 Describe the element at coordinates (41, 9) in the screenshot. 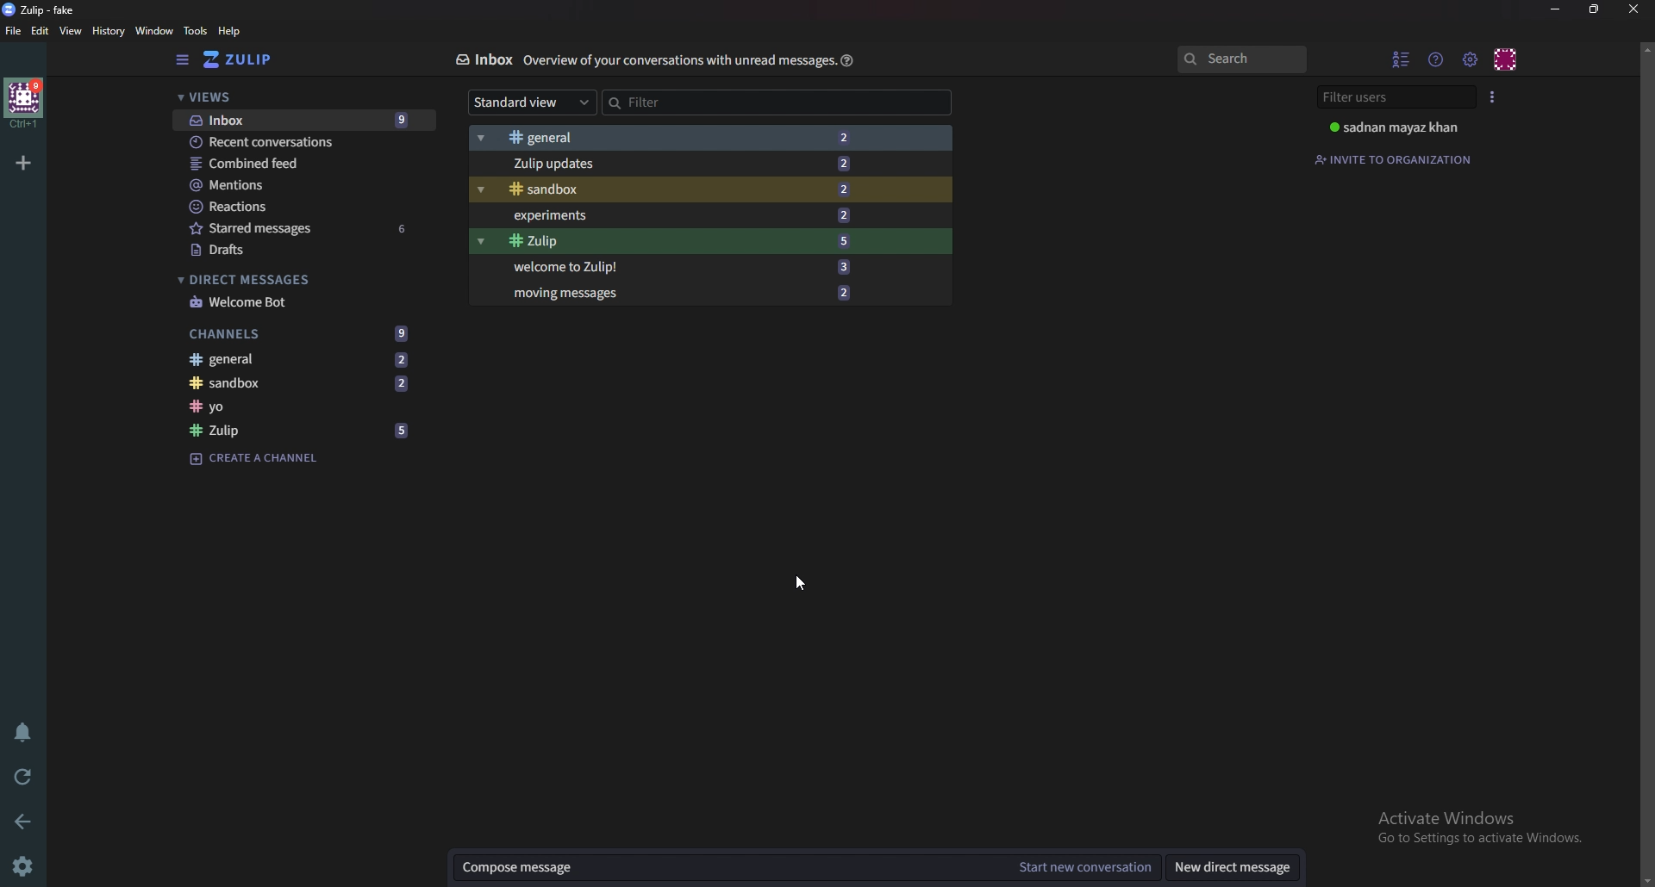

I see `zulip` at that location.